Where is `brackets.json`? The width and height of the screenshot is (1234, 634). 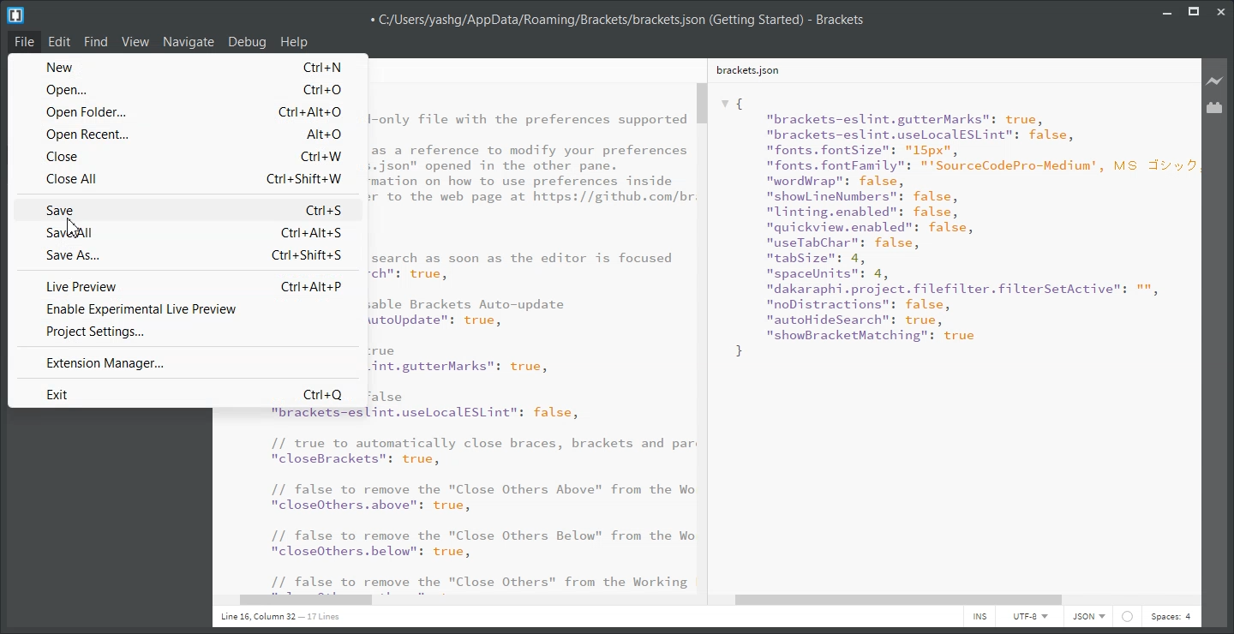
brackets.json is located at coordinates (746, 69).